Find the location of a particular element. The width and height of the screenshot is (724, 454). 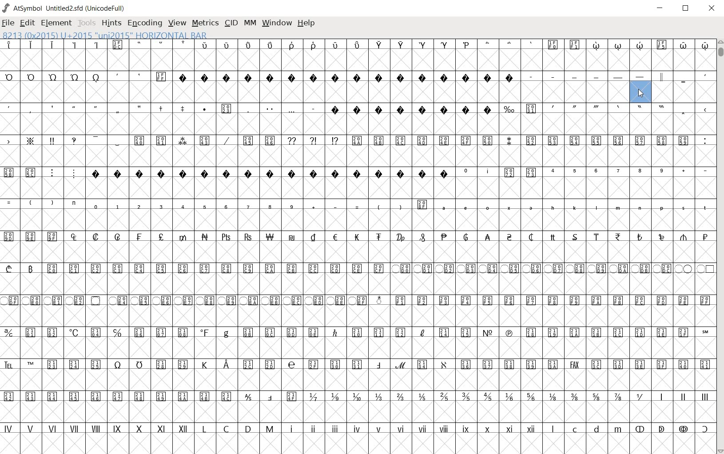

8213 (0x2015) U+2015 "uni2015" HORIZONTAL BAR is located at coordinates (104, 35).